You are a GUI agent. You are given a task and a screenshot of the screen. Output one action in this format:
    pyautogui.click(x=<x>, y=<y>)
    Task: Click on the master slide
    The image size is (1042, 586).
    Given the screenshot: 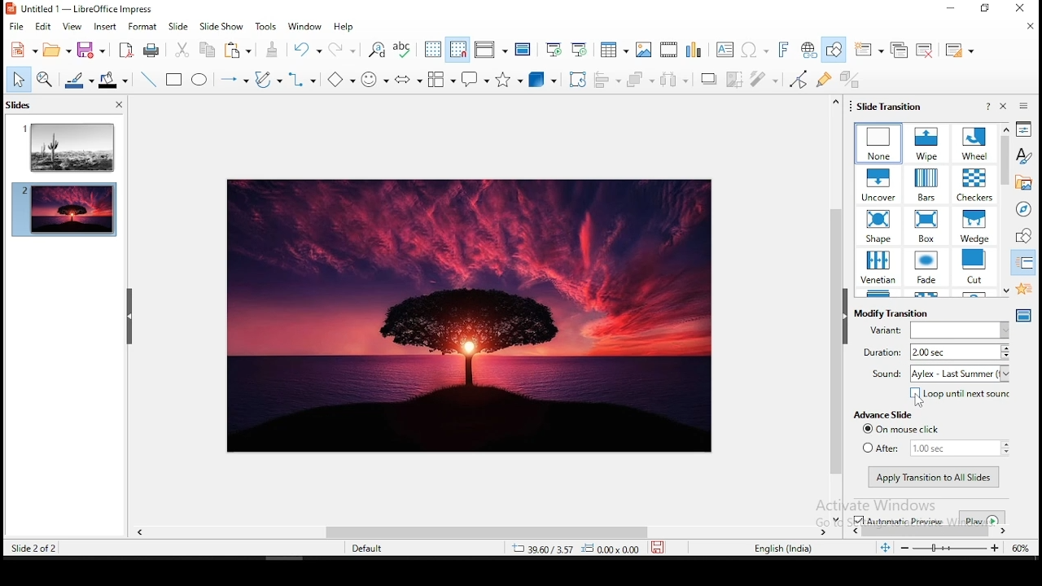 What is the action you would take?
    pyautogui.click(x=523, y=51)
    